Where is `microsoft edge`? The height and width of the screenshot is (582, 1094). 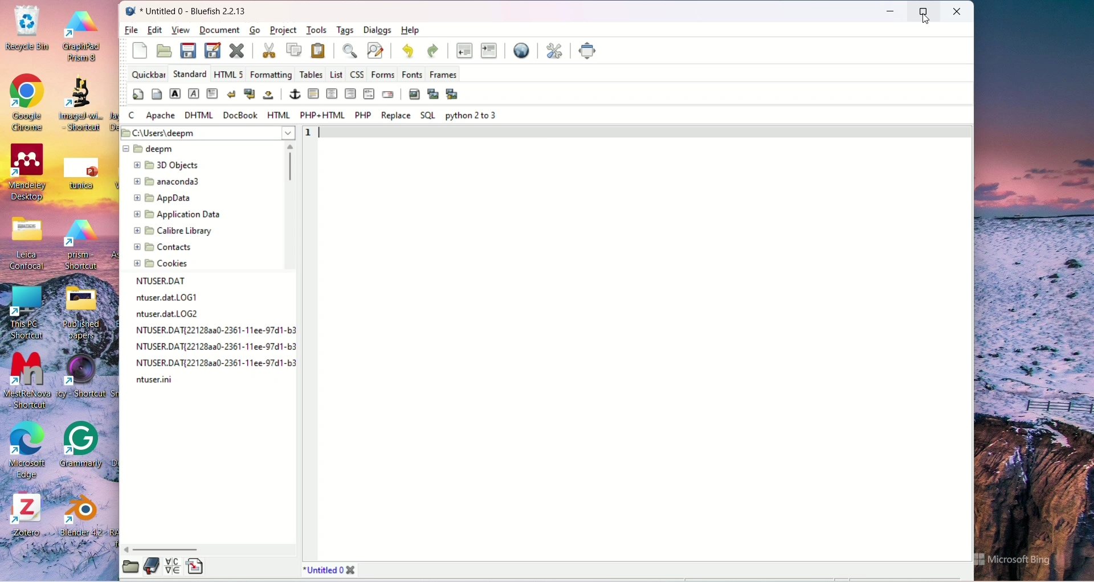
microsoft edge is located at coordinates (24, 450).